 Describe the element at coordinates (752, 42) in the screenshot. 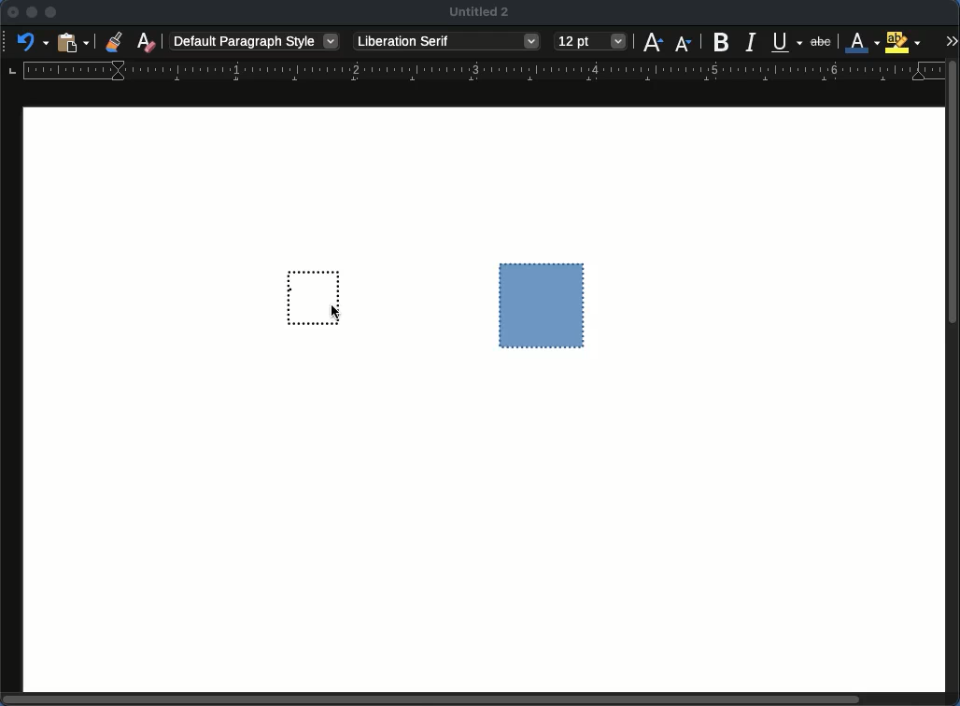

I see `italics` at that location.